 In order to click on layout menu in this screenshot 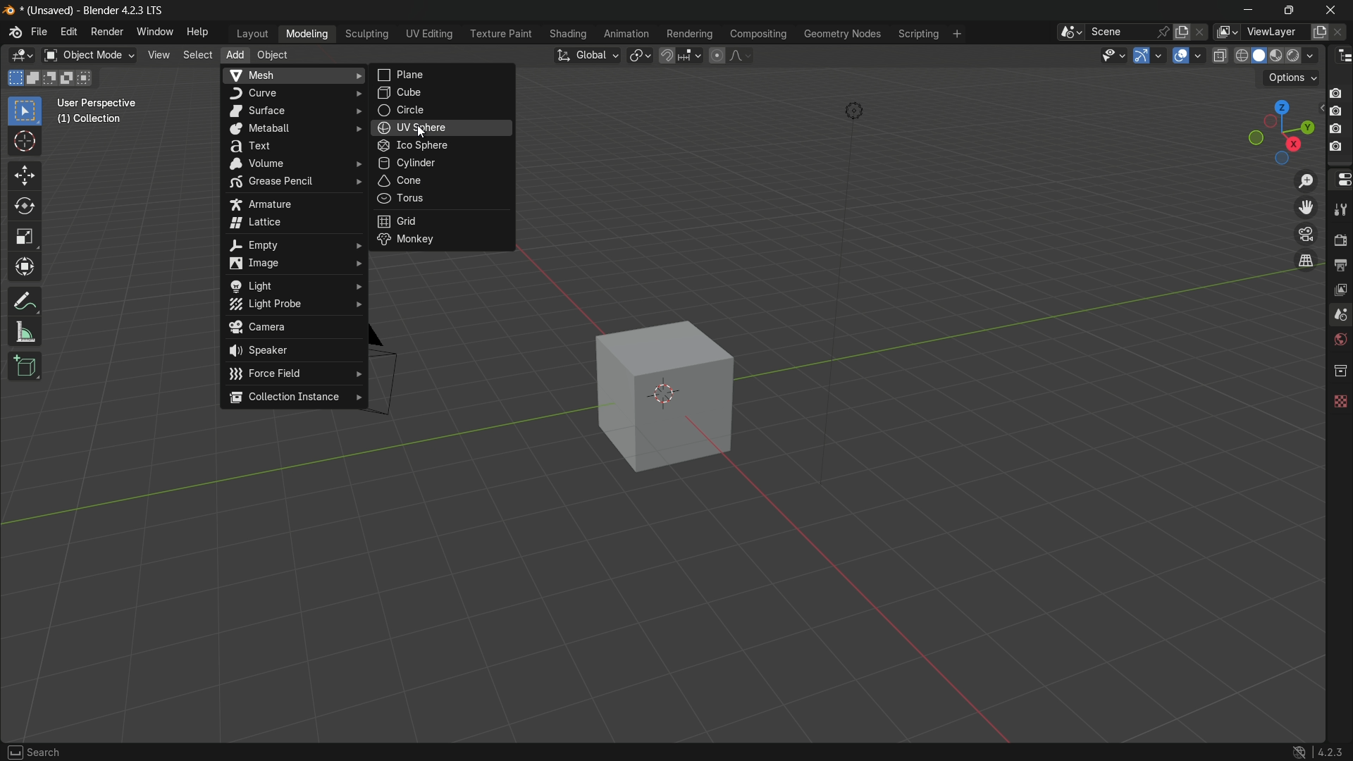, I will do `click(251, 33)`.